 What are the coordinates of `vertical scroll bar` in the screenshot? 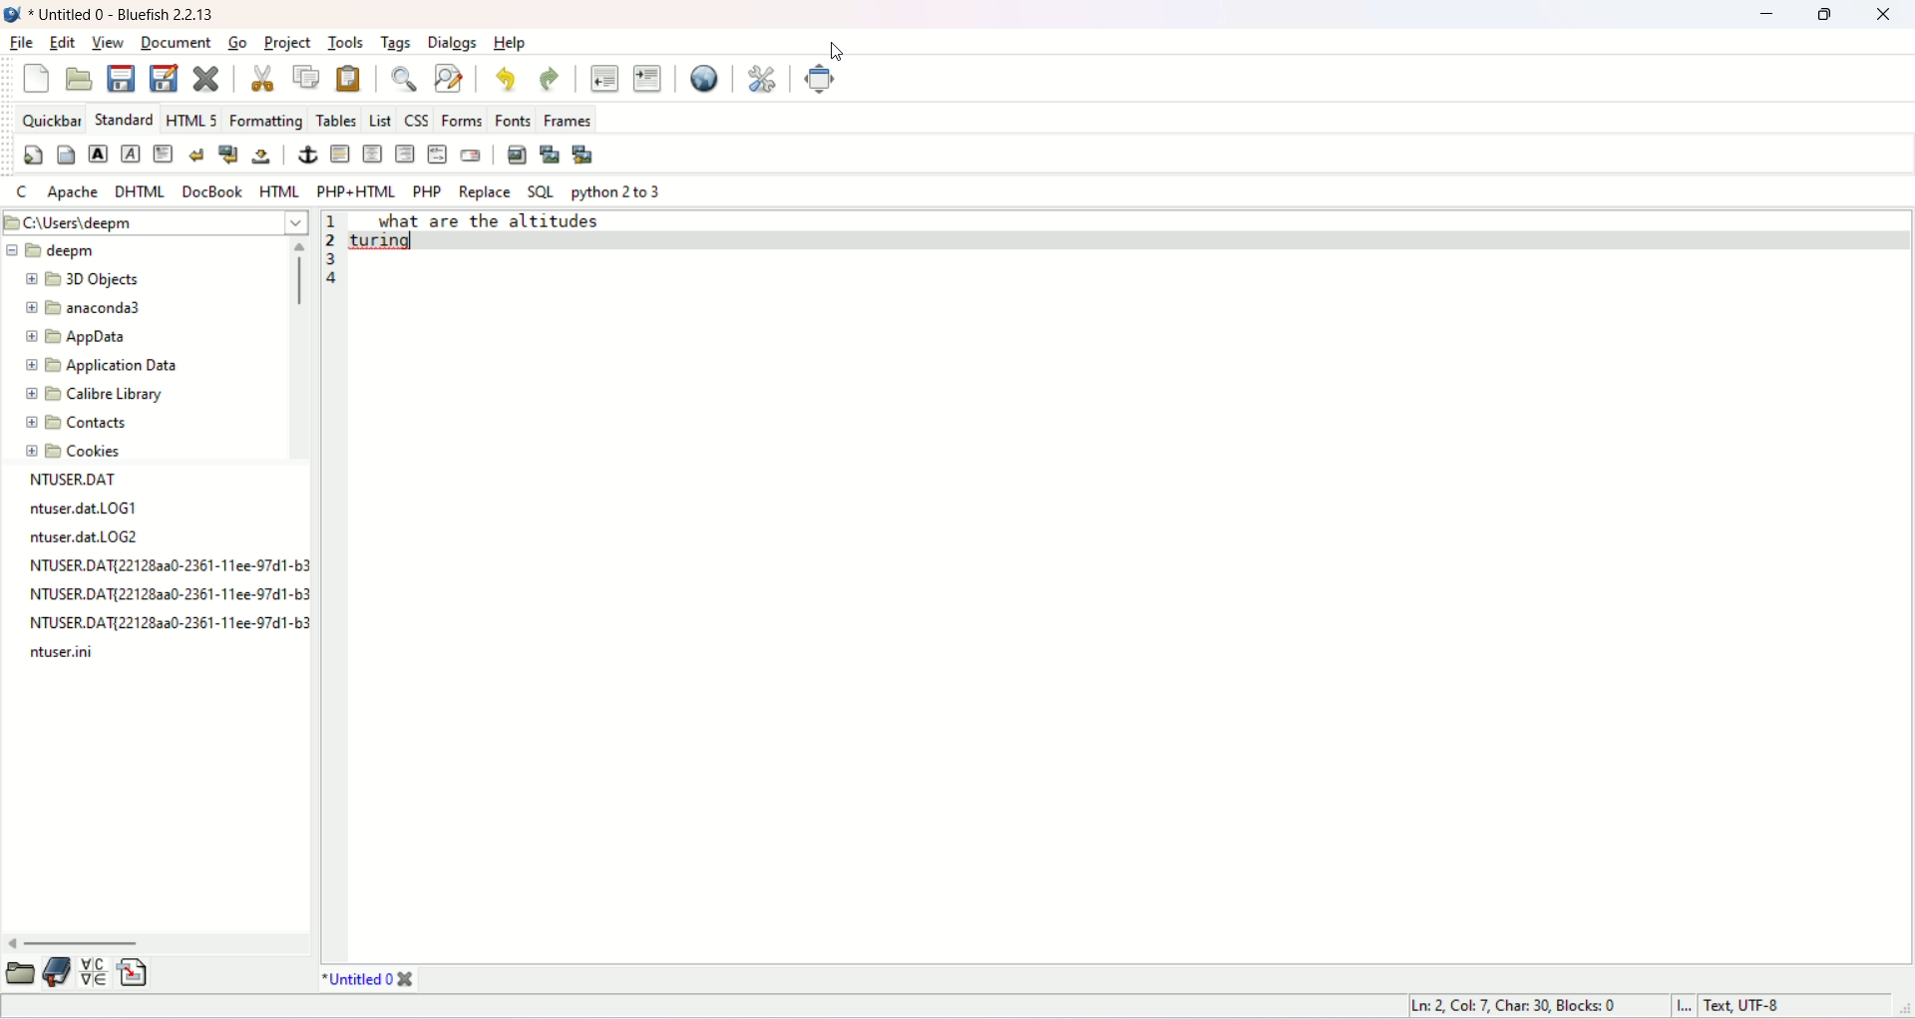 It's located at (295, 349).